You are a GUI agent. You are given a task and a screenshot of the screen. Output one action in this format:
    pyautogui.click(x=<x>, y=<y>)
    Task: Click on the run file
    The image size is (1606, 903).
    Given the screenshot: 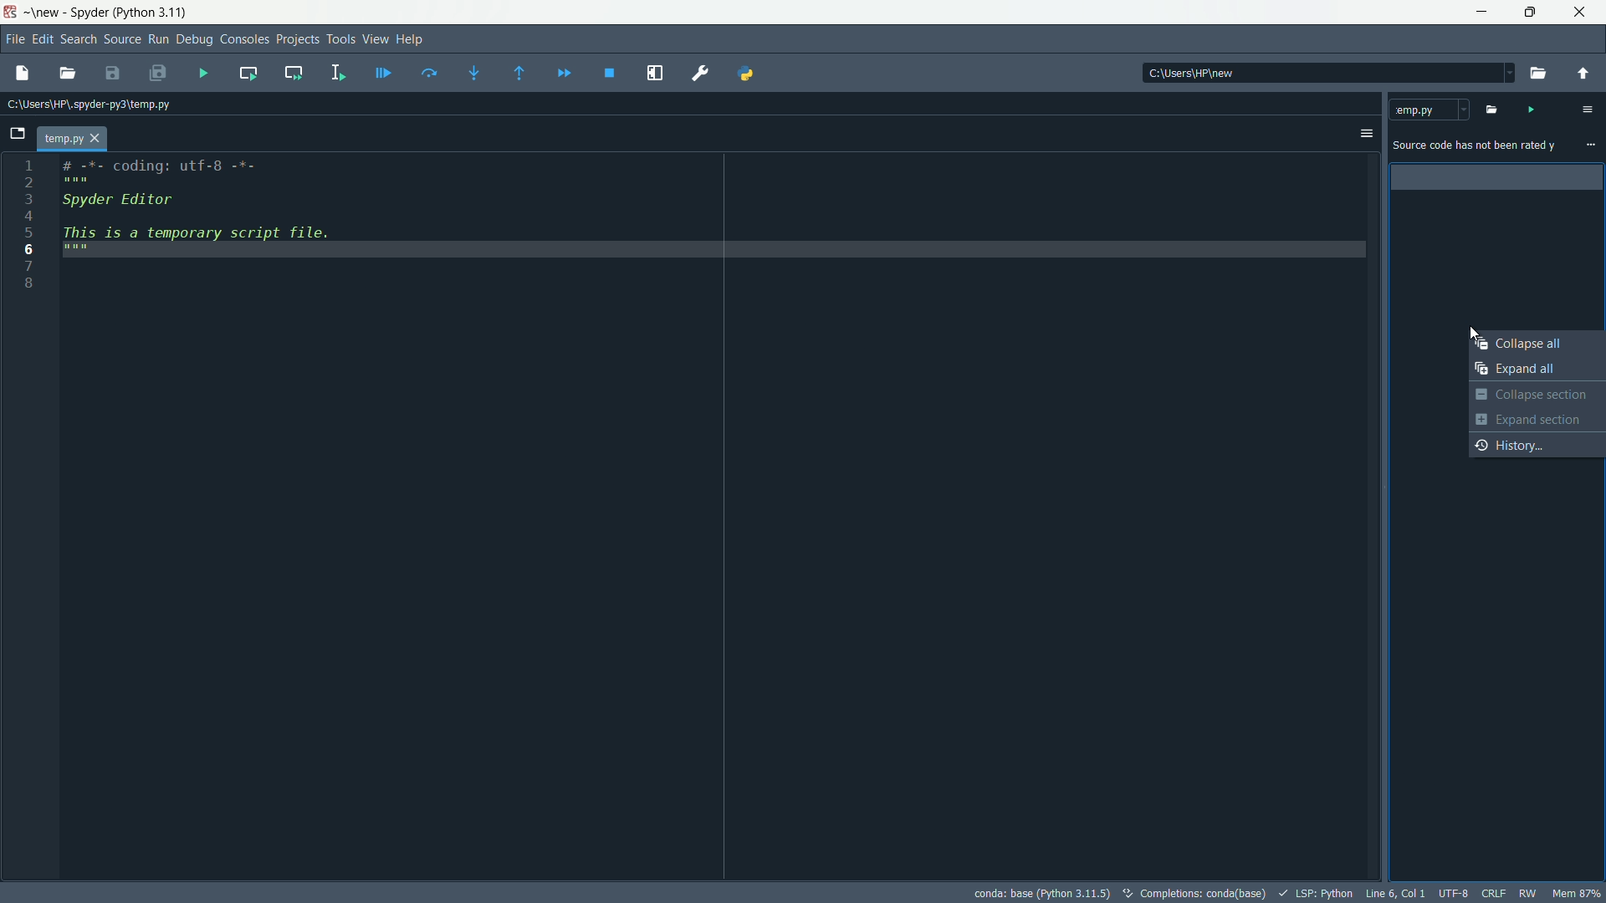 What is the action you would take?
    pyautogui.click(x=1530, y=109)
    